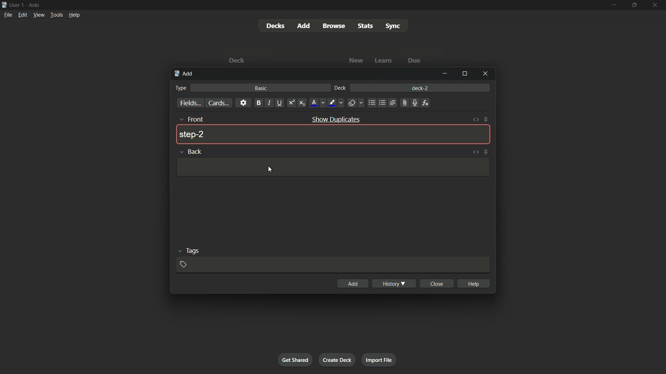  Describe the element at coordinates (191, 119) in the screenshot. I see `front` at that location.